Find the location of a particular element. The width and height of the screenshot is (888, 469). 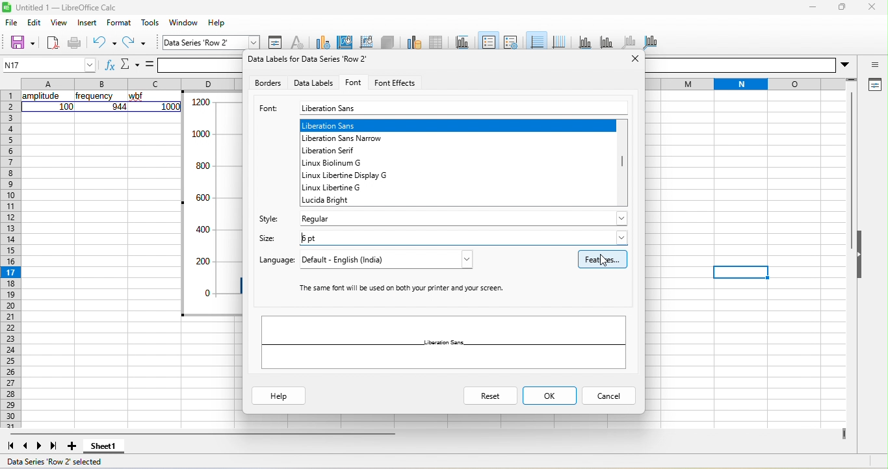

features is located at coordinates (602, 260).